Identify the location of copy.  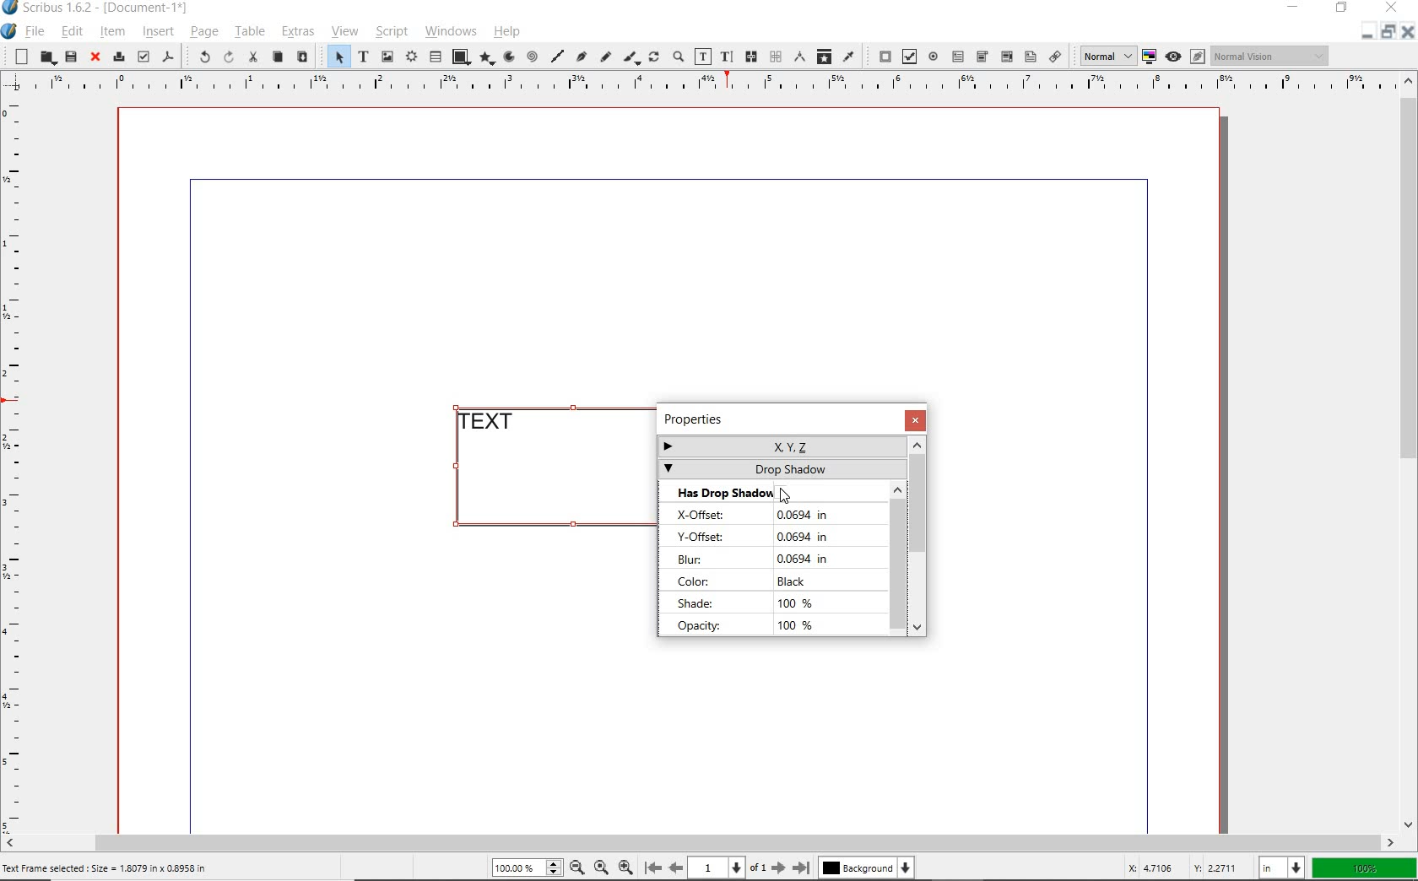
(278, 58).